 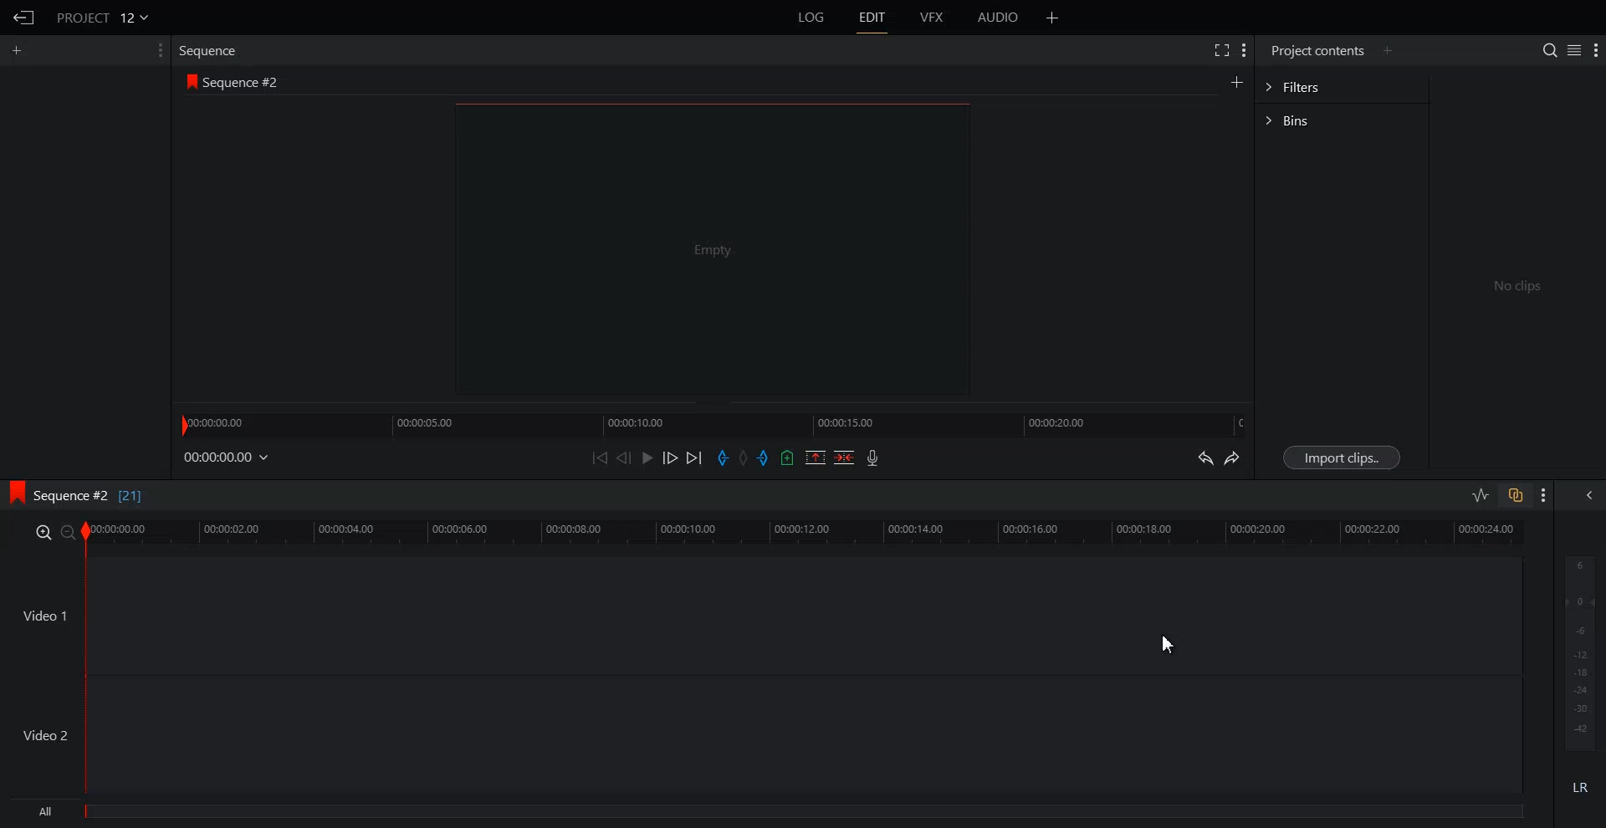 What do you see at coordinates (1342, 88) in the screenshot?
I see `Filters` at bounding box center [1342, 88].